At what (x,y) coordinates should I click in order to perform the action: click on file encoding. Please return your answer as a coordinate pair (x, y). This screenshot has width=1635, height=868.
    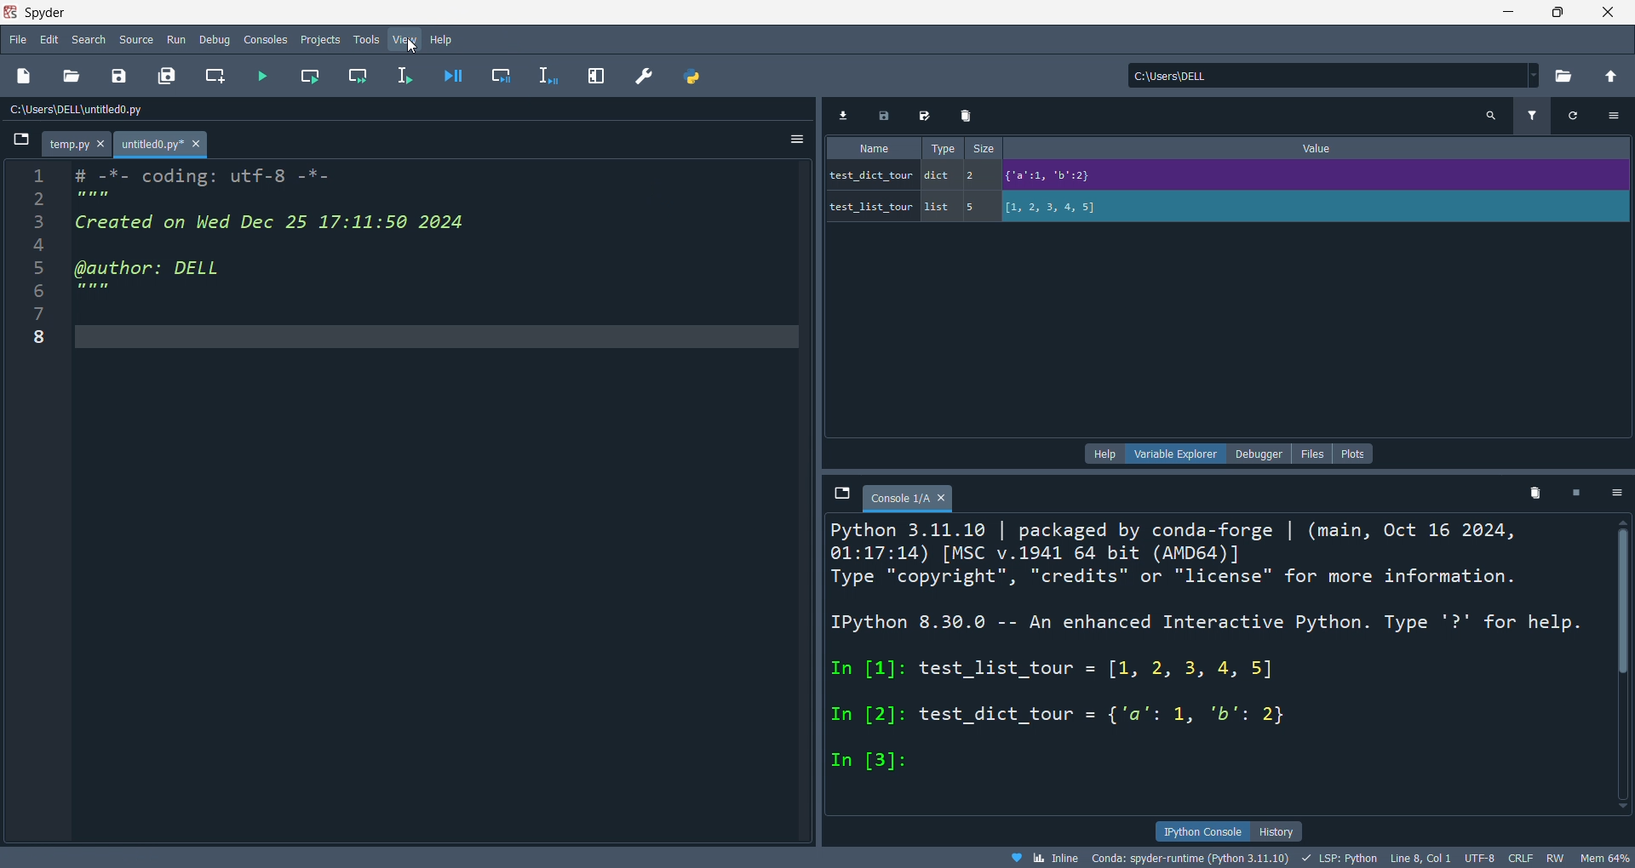
    Looking at the image, I should click on (1478, 858).